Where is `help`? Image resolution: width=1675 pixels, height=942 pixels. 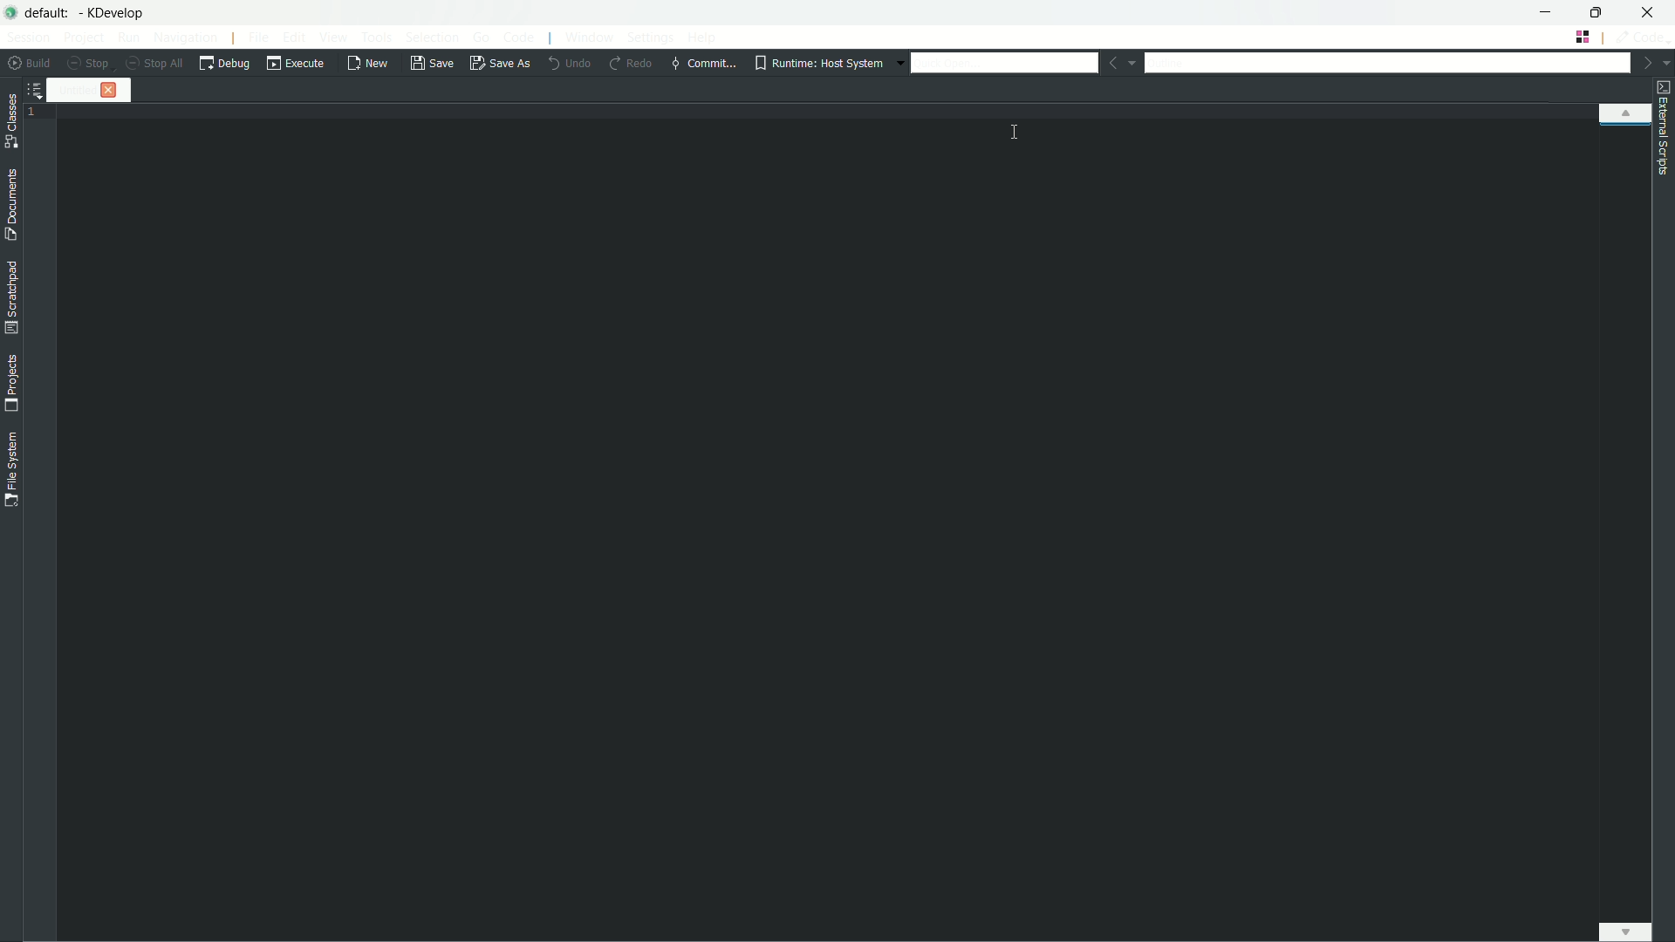
help is located at coordinates (702, 37).